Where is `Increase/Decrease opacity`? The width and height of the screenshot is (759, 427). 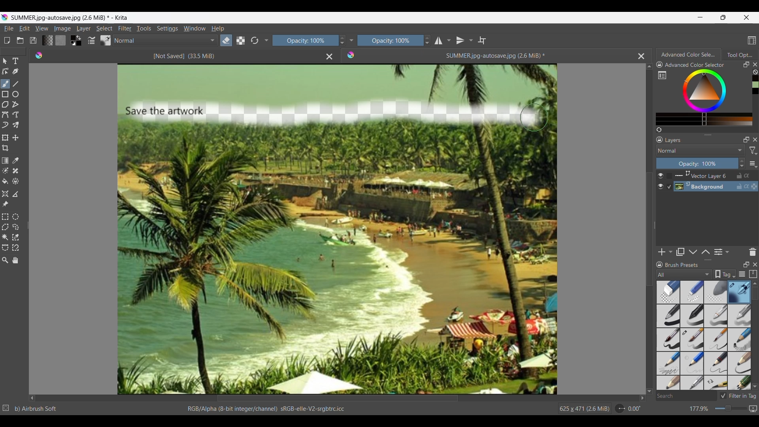 Increase/Decrease opacity is located at coordinates (427, 40).